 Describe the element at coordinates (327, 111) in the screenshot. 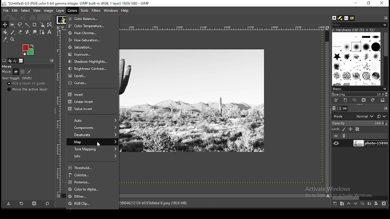

I see `scroll bar` at that location.